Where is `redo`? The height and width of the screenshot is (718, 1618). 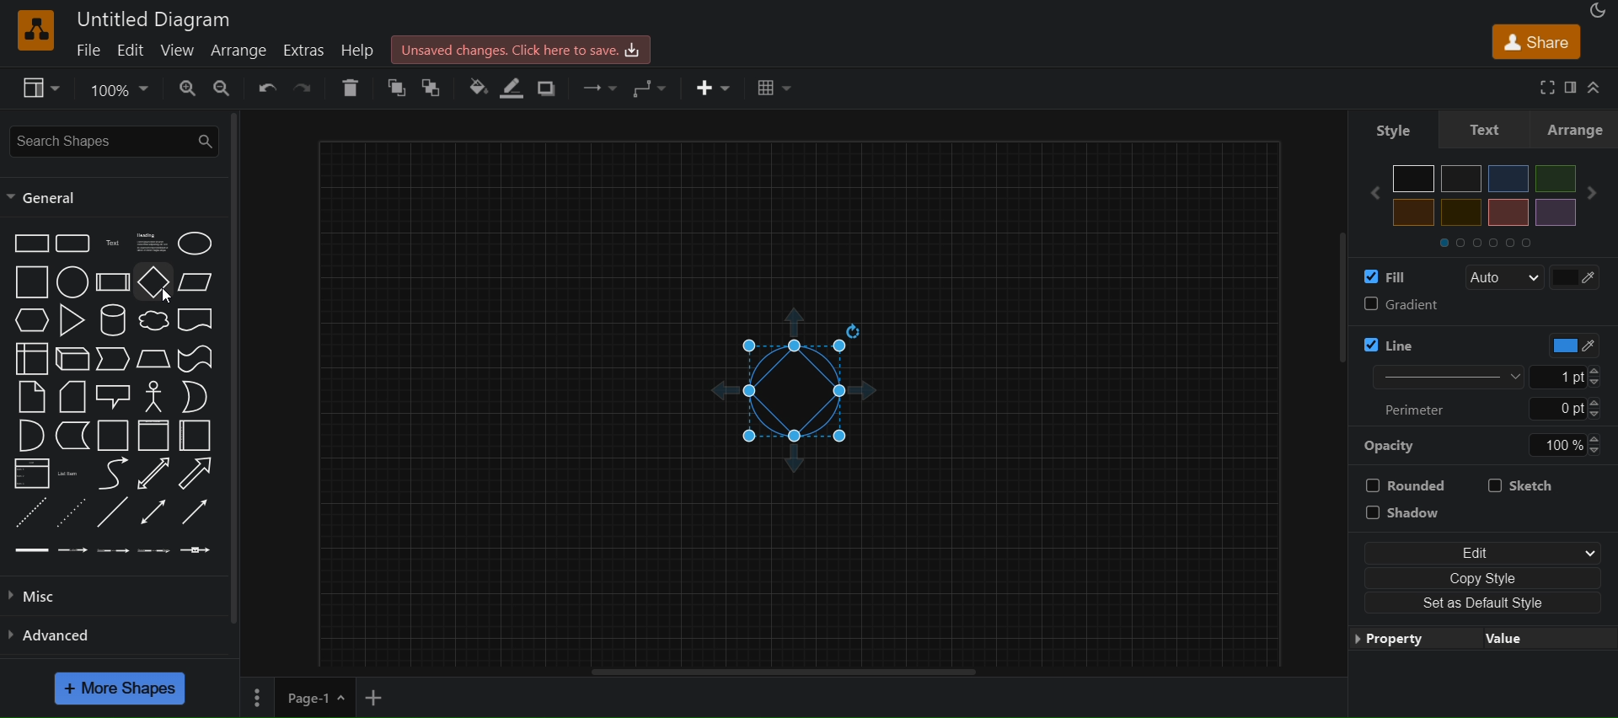 redo is located at coordinates (308, 87).